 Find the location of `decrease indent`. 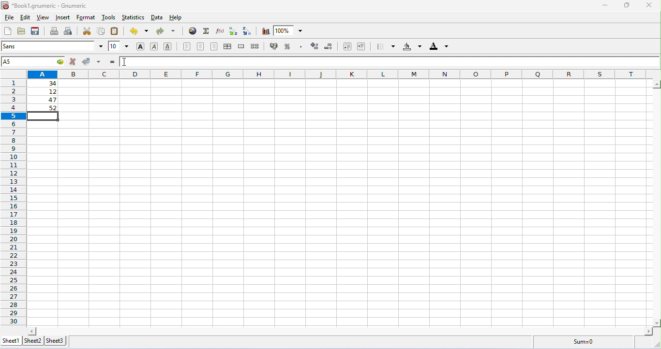

decrease indent is located at coordinates (361, 46).